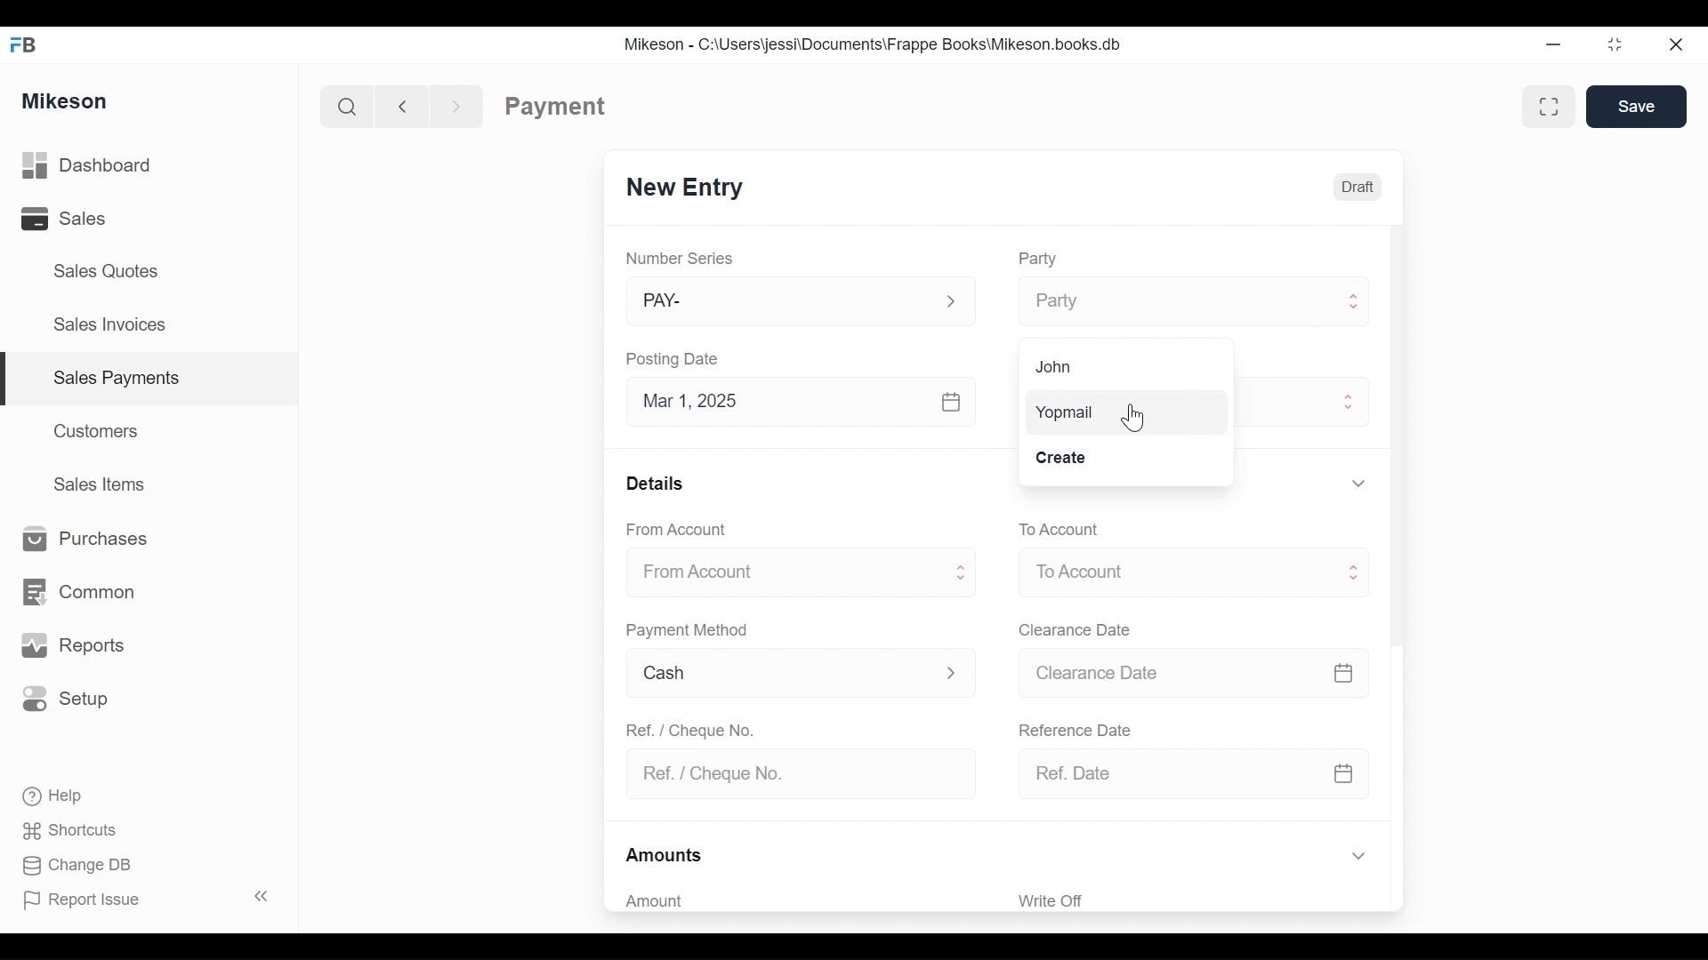 The height and width of the screenshot is (960, 1708). What do you see at coordinates (698, 729) in the screenshot?
I see `Ref. / Cheque No.` at bounding box center [698, 729].